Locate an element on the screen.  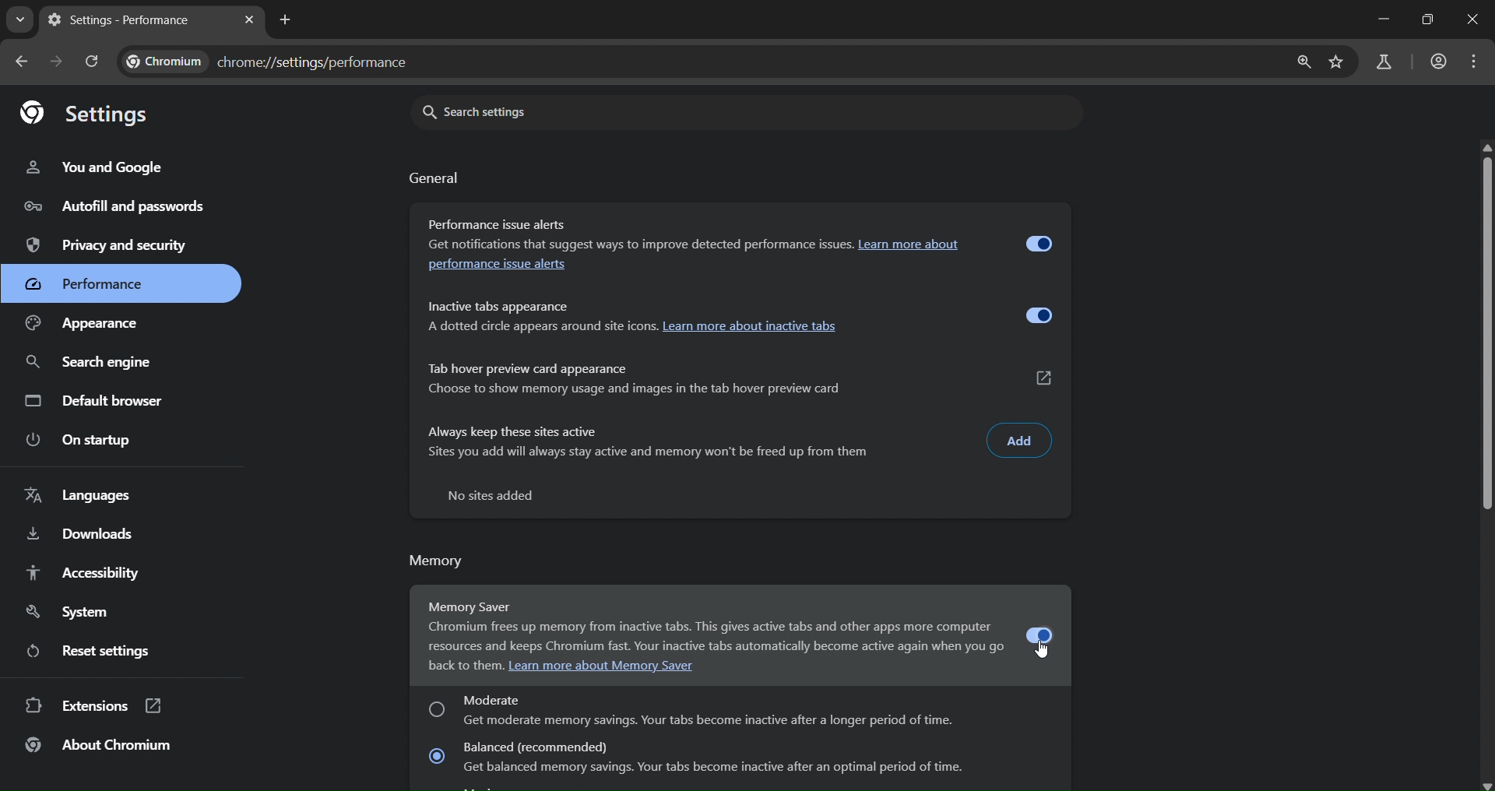
reload page is located at coordinates (93, 63).